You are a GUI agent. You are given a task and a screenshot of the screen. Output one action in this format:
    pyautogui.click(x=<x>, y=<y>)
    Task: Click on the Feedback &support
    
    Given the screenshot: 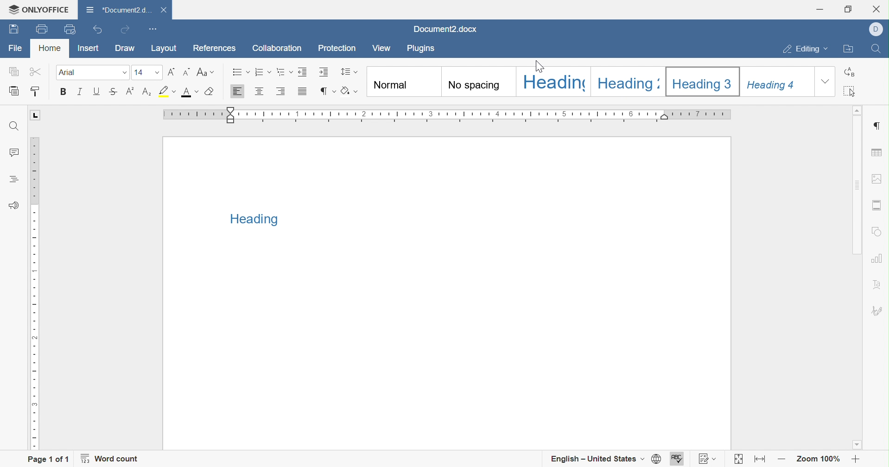 What is the action you would take?
    pyautogui.click(x=15, y=204)
    